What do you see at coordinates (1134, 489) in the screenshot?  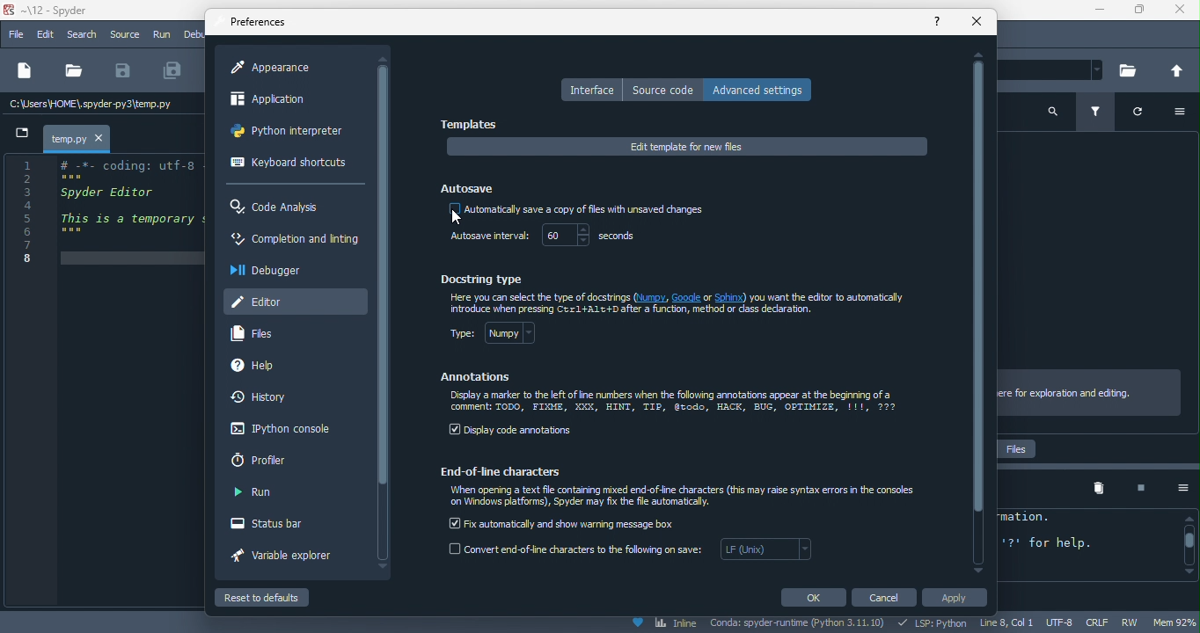 I see `interrupt kenel` at bounding box center [1134, 489].